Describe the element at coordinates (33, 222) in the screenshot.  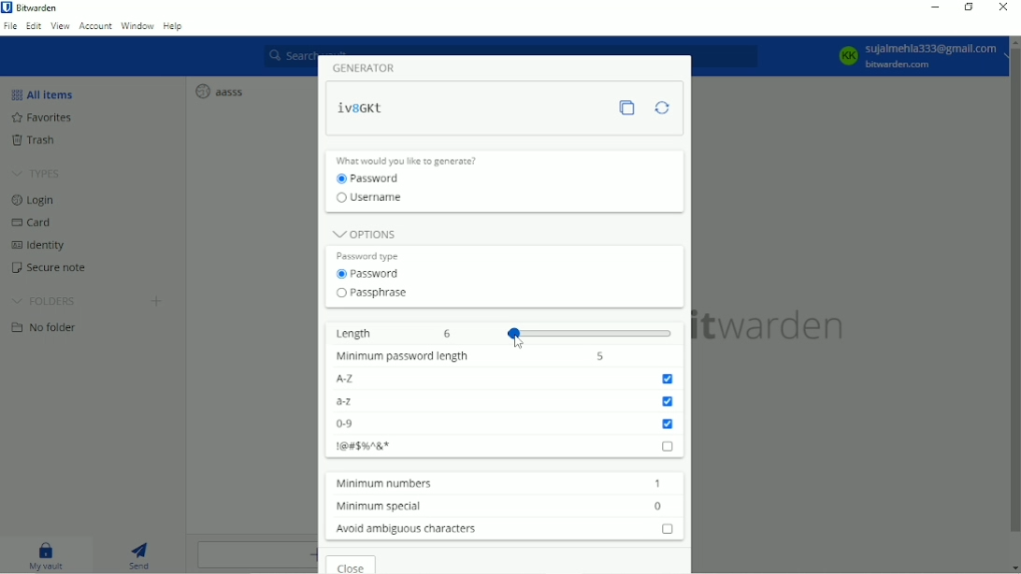
I see `Card` at that location.